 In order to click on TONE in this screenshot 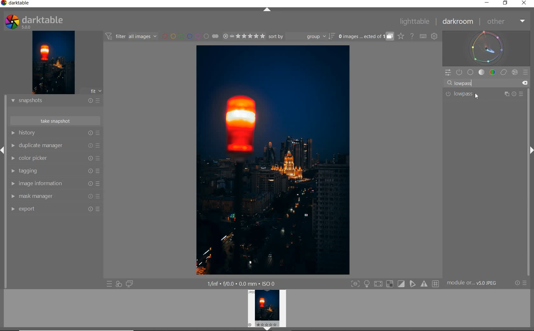, I will do `click(482, 72)`.